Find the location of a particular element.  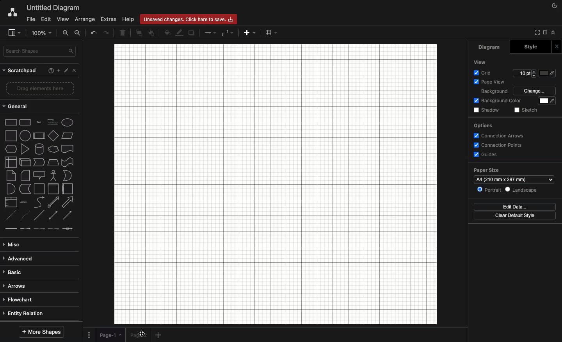

Guides  is located at coordinates (485, 154).